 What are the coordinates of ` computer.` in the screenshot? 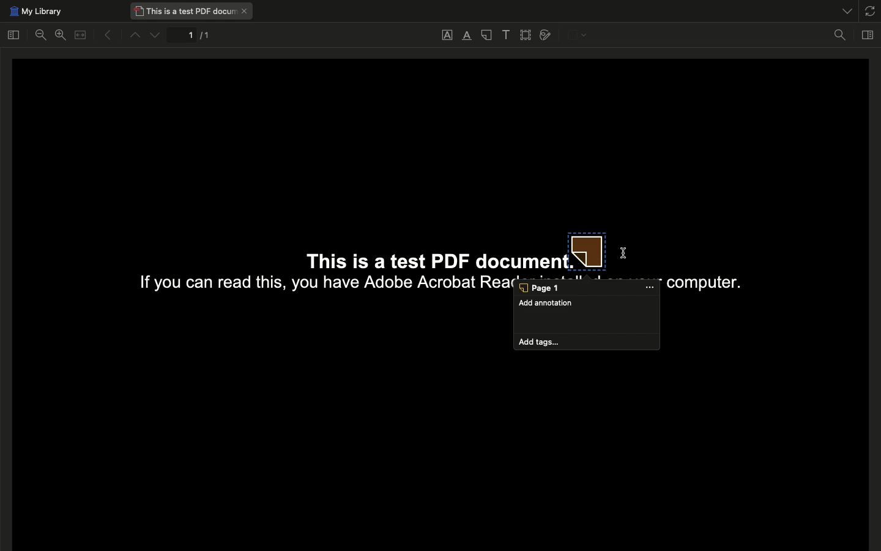 It's located at (702, 283).